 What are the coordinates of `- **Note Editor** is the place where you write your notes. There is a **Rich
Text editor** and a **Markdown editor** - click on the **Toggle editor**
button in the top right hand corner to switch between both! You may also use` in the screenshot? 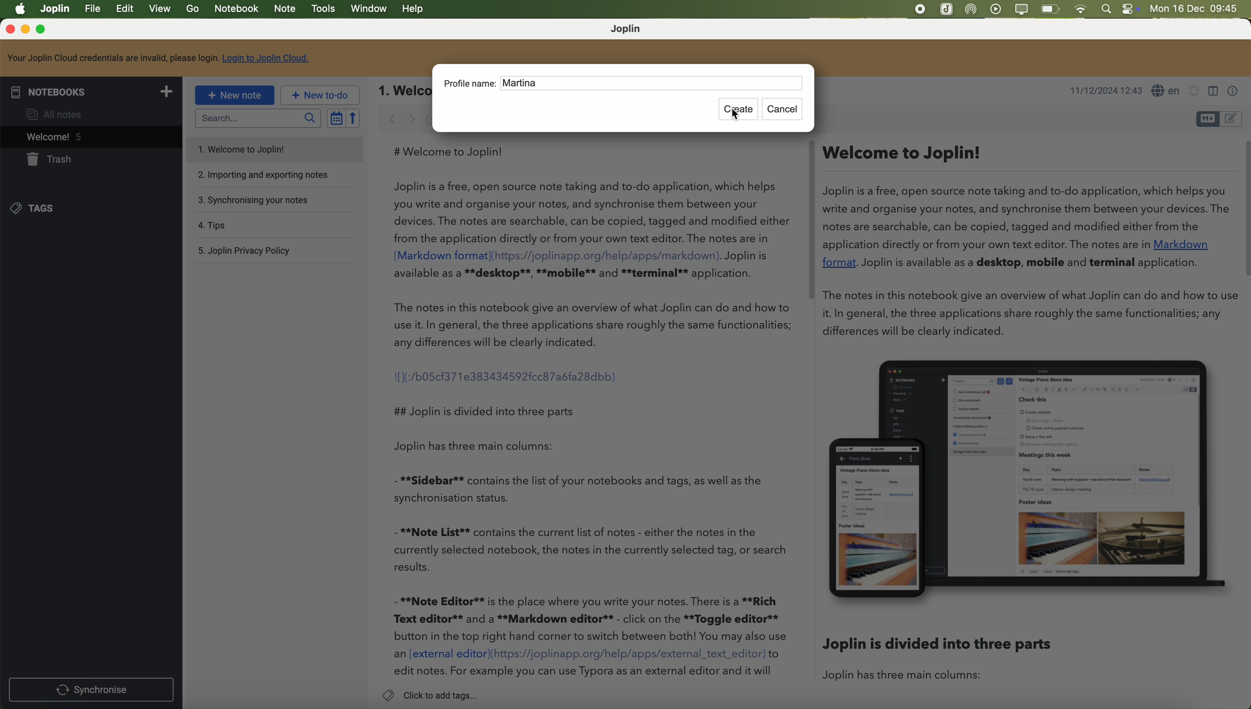 It's located at (591, 618).